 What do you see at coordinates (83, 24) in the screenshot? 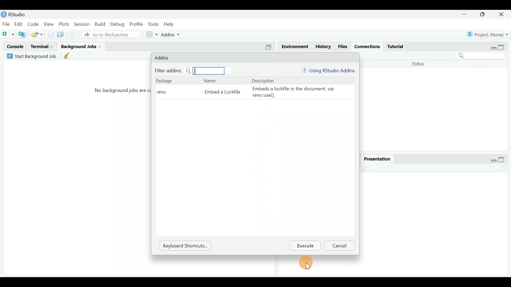
I see `Session` at bounding box center [83, 24].